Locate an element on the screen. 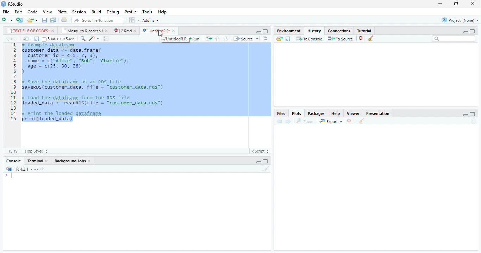 The width and height of the screenshot is (481, 253). close is located at coordinates (47, 161).